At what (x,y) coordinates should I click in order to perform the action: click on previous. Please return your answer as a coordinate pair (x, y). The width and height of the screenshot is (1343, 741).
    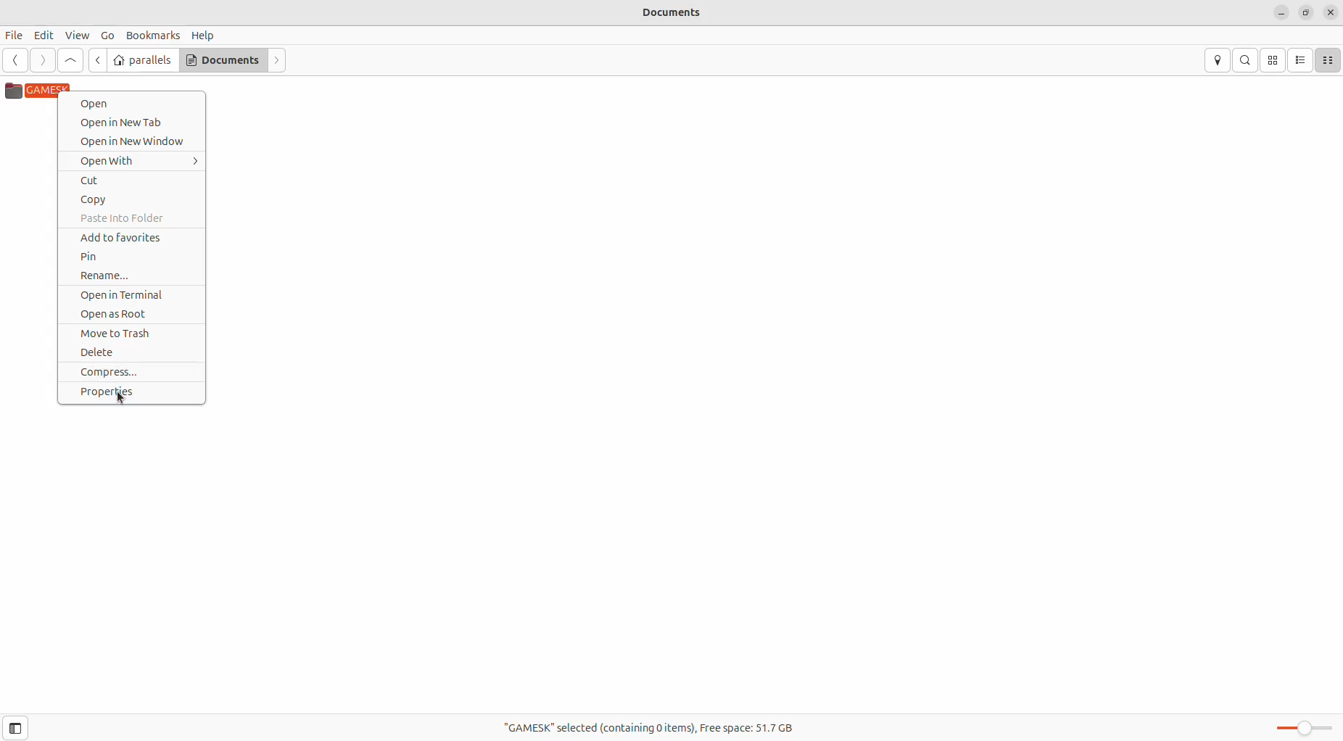
    Looking at the image, I should click on (15, 59).